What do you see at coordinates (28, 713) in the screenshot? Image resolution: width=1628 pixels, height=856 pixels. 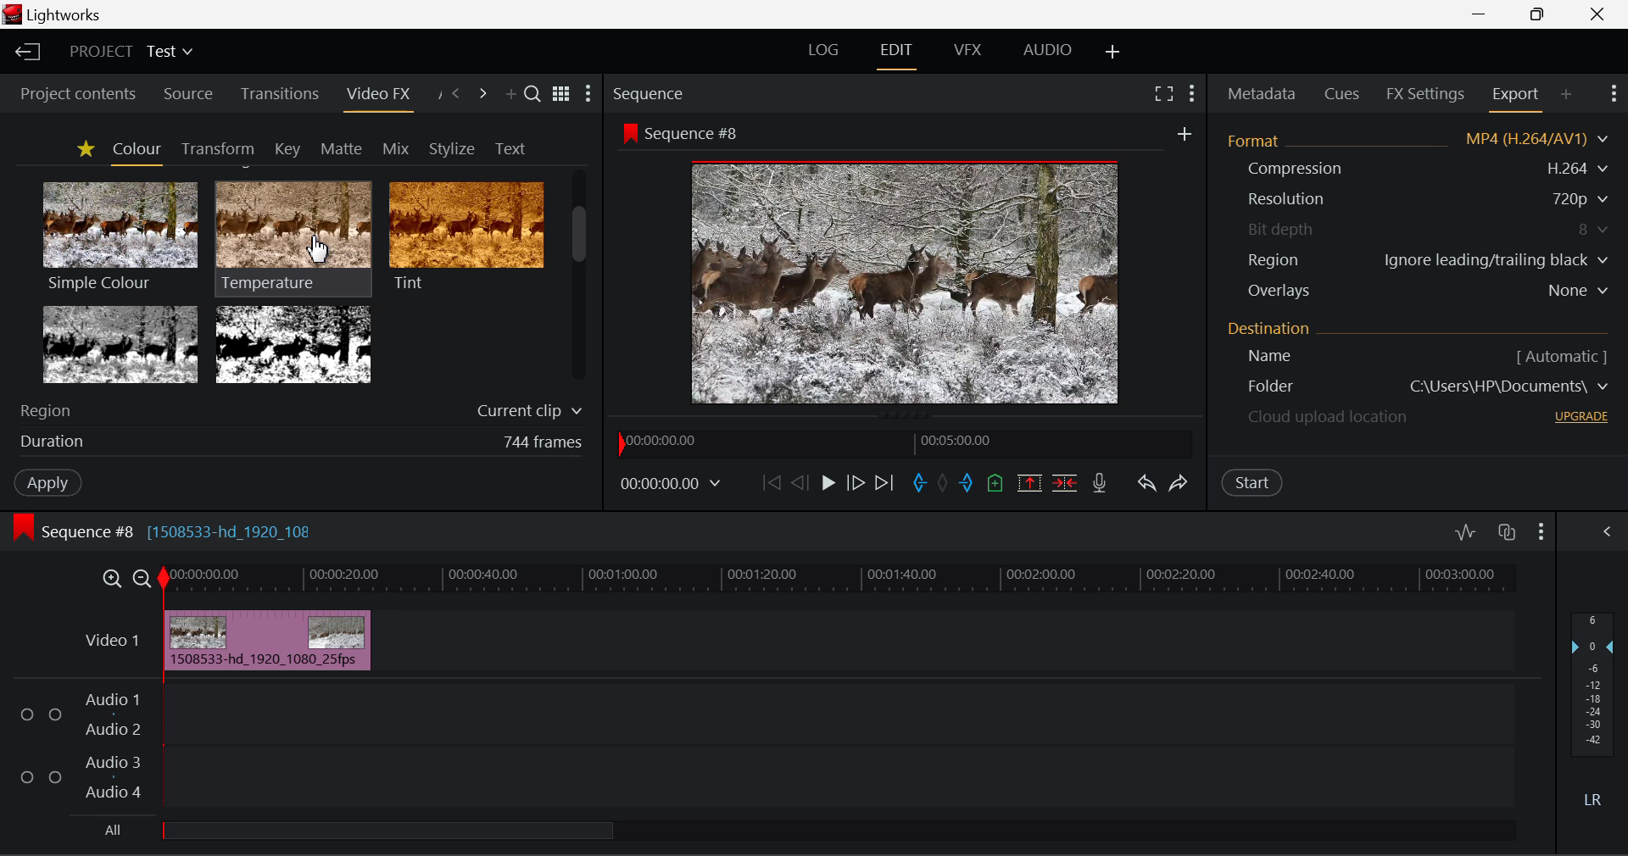 I see `Checkbox` at bounding box center [28, 713].